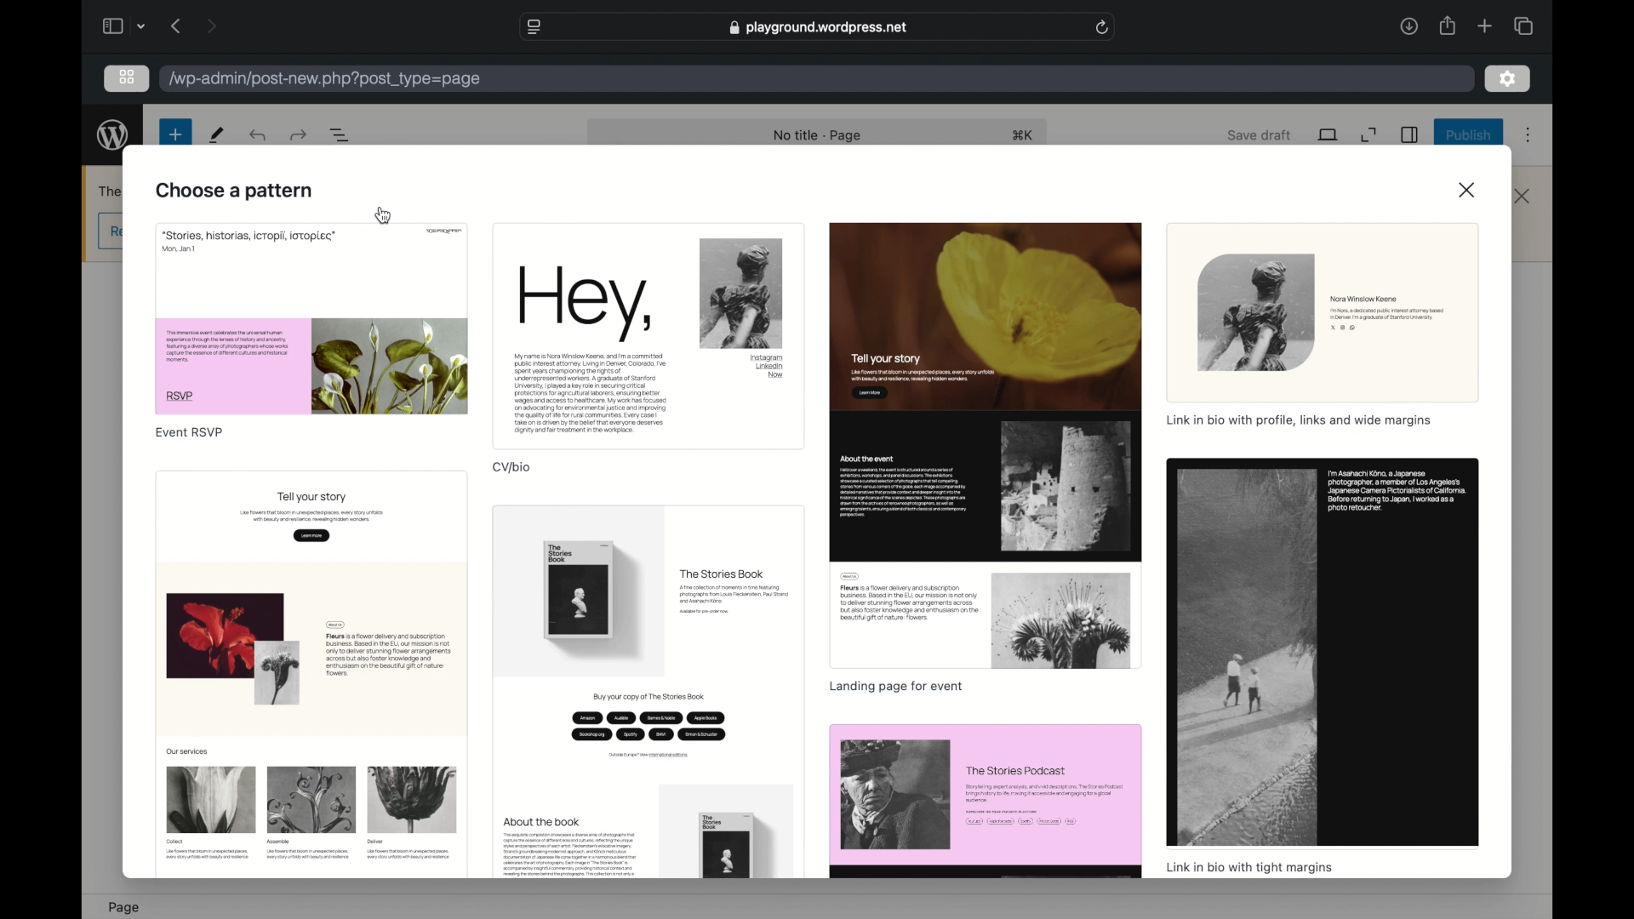 The height and width of the screenshot is (919, 1634). Describe the element at coordinates (820, 26) in the screenshot. I see `web address` at that location.